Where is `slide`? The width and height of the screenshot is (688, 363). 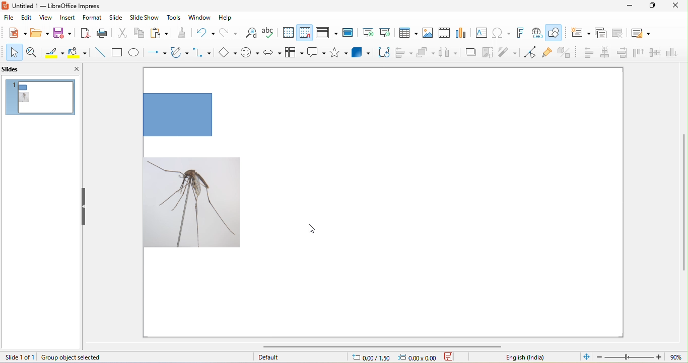 slide is located at coordinates (118, 18).